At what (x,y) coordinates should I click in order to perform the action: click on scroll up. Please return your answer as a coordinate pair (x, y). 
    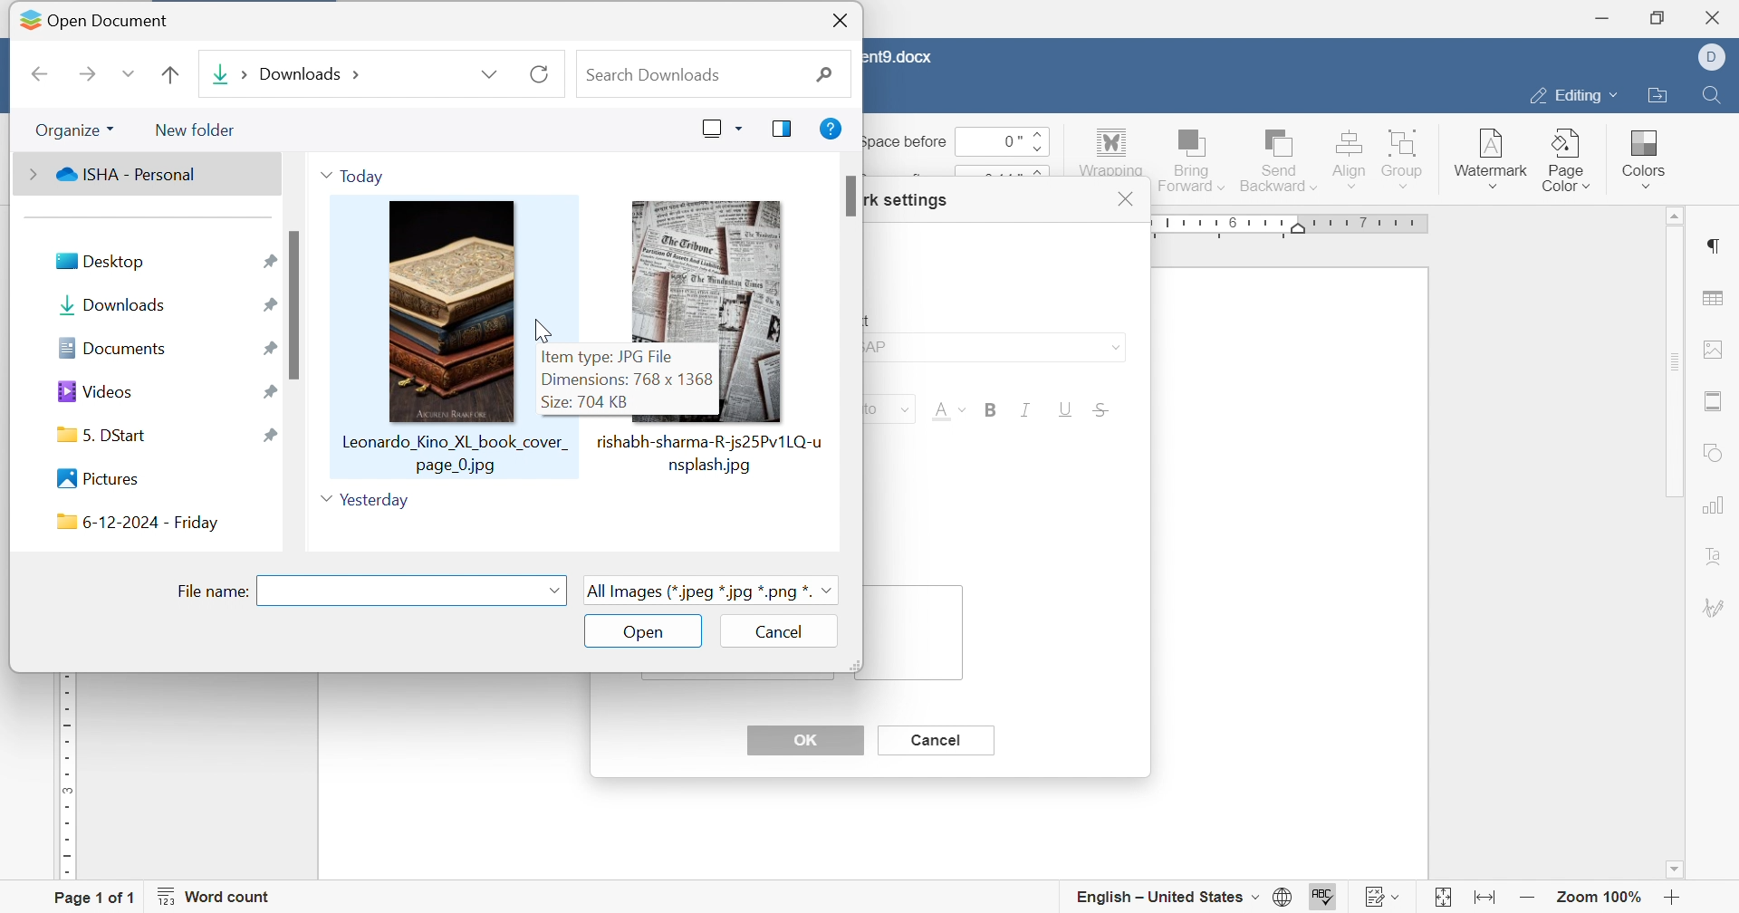
    Looking at the image, I should click on (1669, 216).